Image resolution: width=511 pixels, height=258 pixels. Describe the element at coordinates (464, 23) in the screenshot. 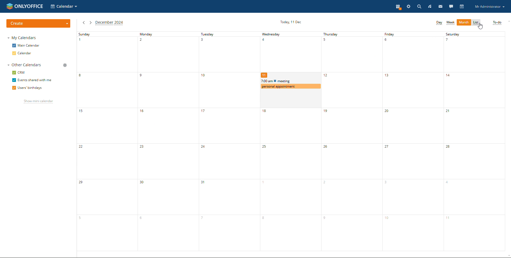

I see `month view` at that location.